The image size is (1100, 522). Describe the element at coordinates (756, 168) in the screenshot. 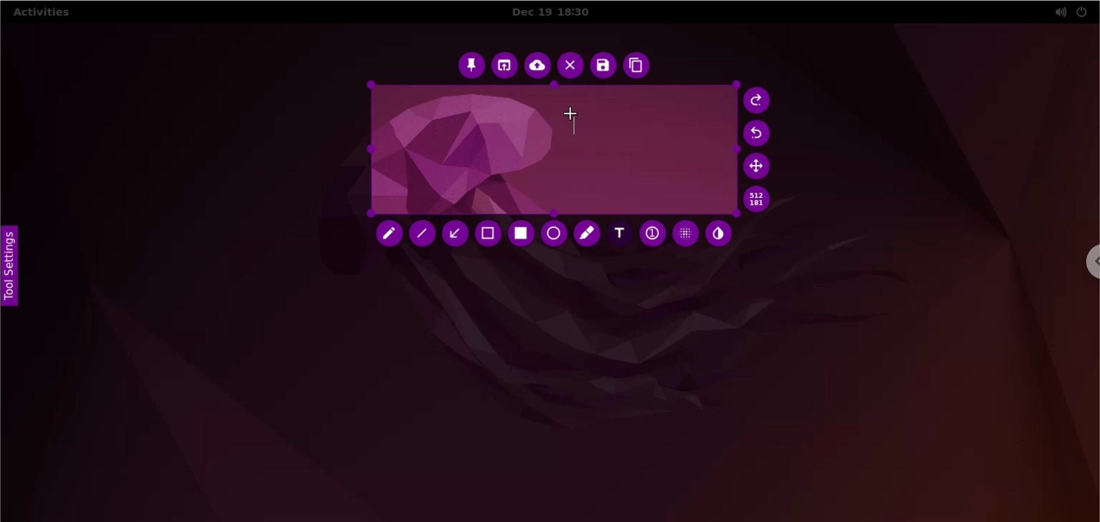

I see `move selection` at that location.